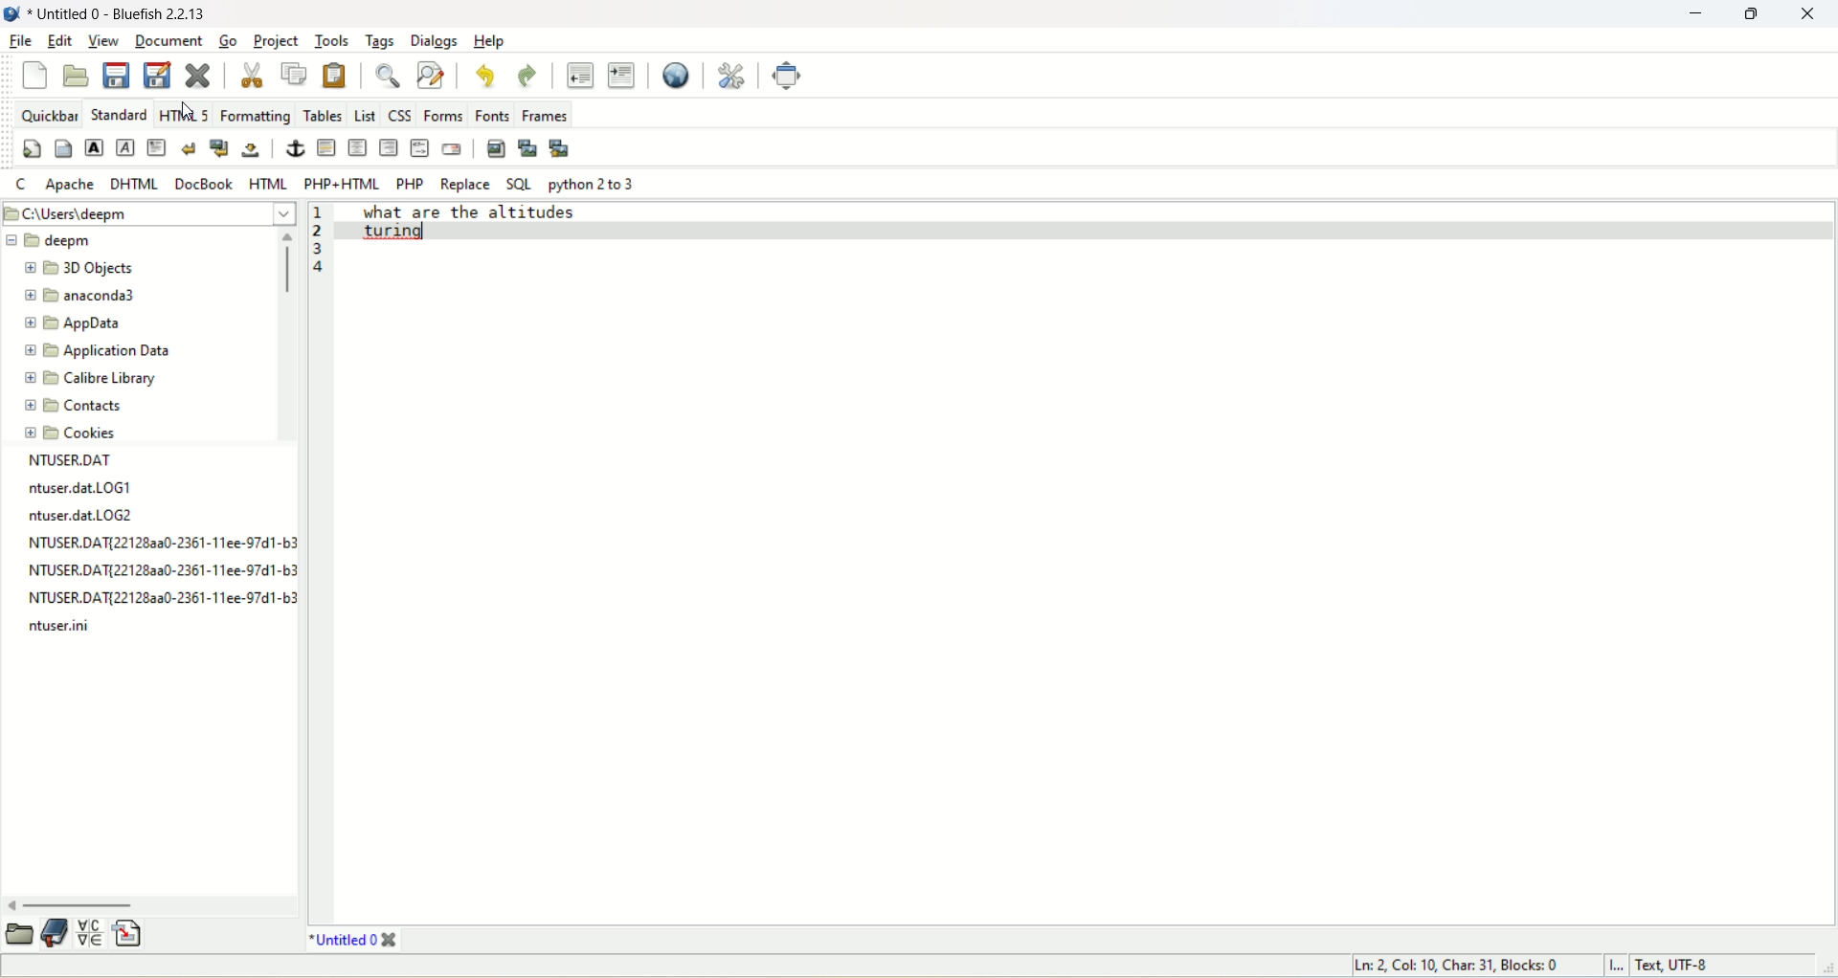 The image size is (1838, 978). What do you see at coordinates (34, 76) in the screenshot?
I see `new` at bounding box center [34, 76].